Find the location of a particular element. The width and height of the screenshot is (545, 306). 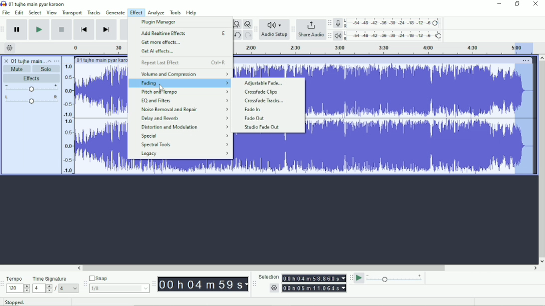

Crossfade Tracks is located at coordinates (266, 101).